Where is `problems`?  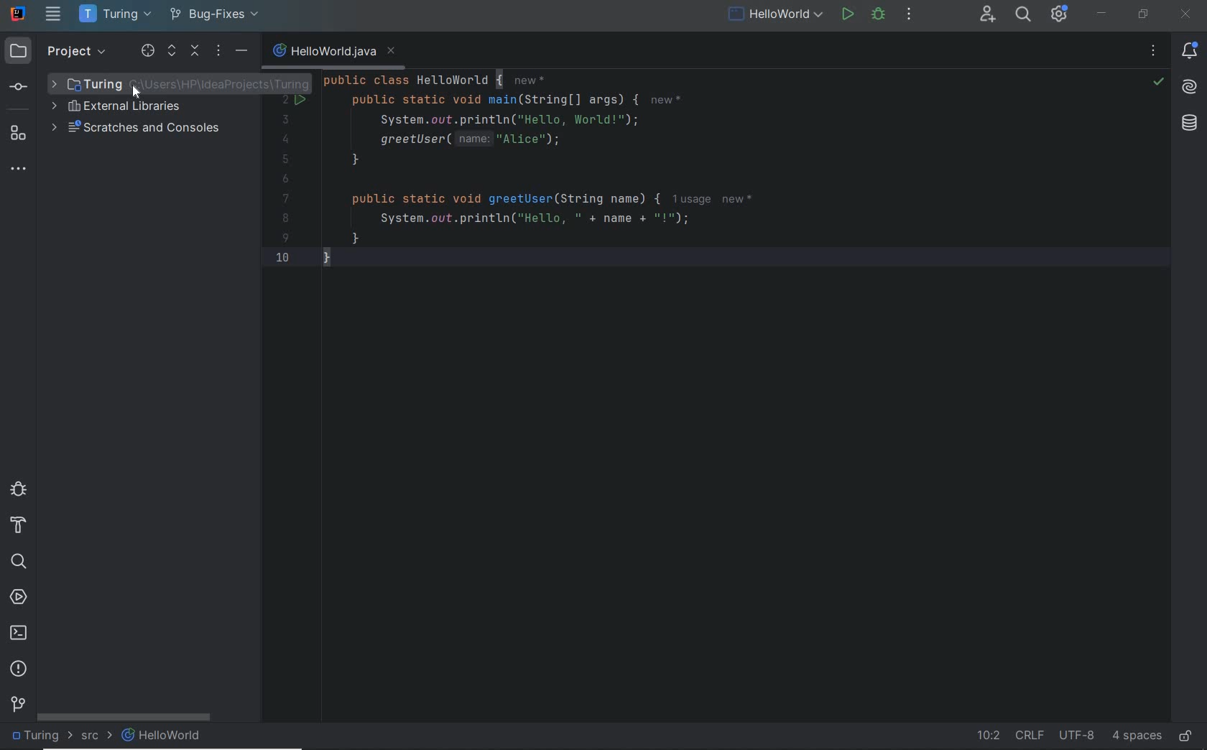 problems is located at coordinates (19, 668).